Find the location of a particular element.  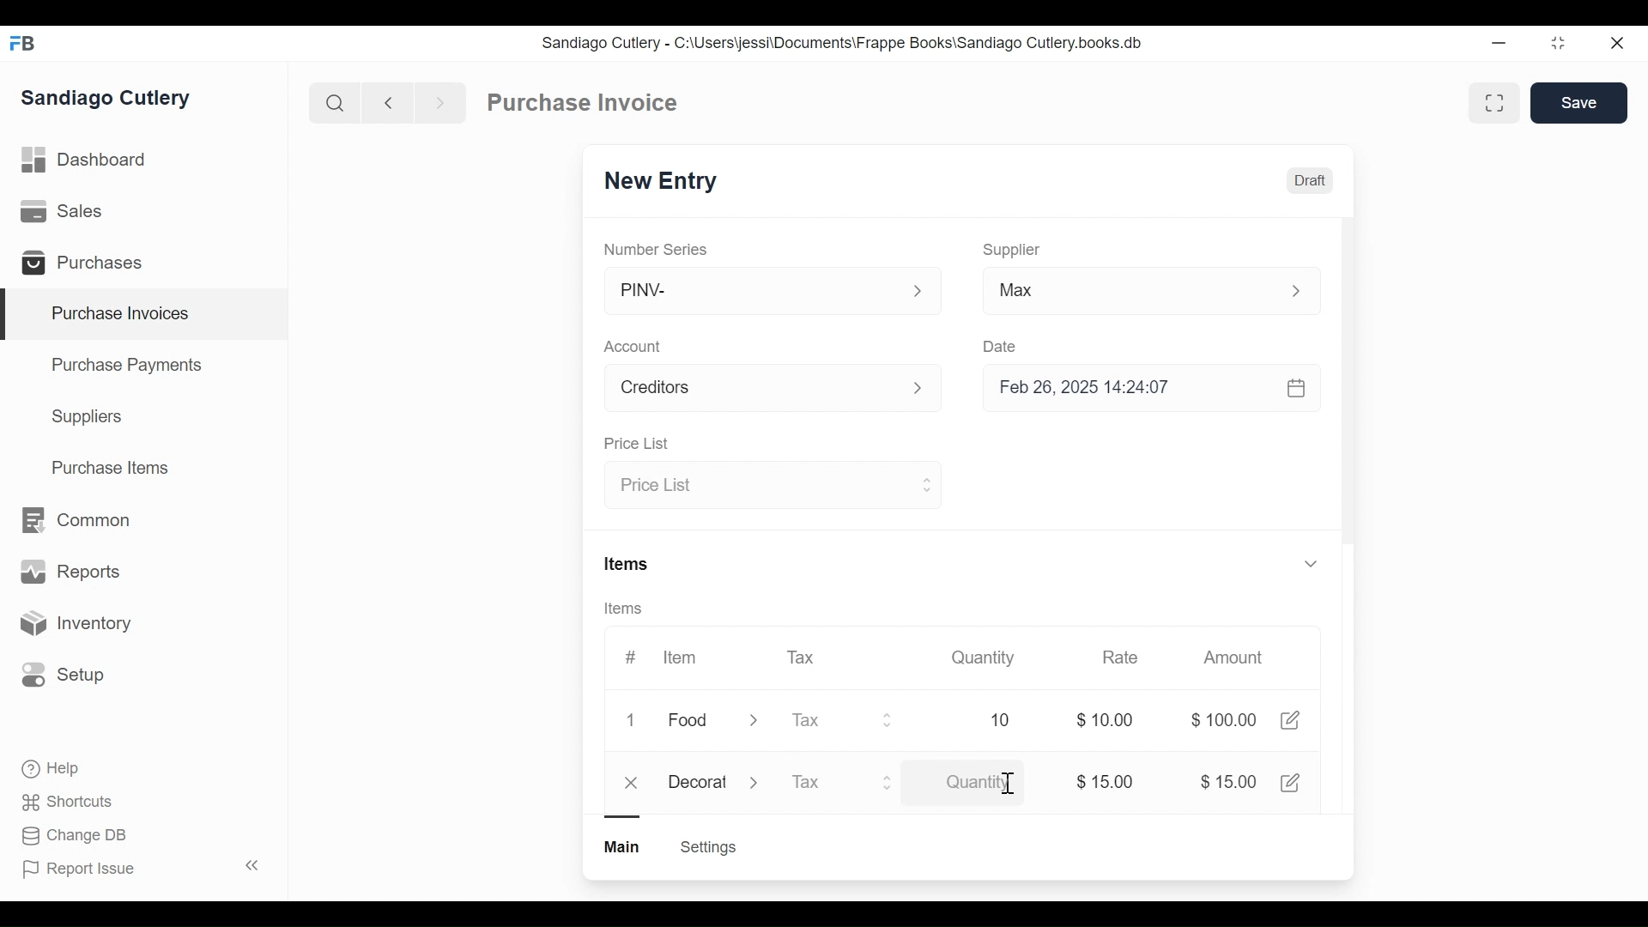

Max is located at coordinates (1118, 294).